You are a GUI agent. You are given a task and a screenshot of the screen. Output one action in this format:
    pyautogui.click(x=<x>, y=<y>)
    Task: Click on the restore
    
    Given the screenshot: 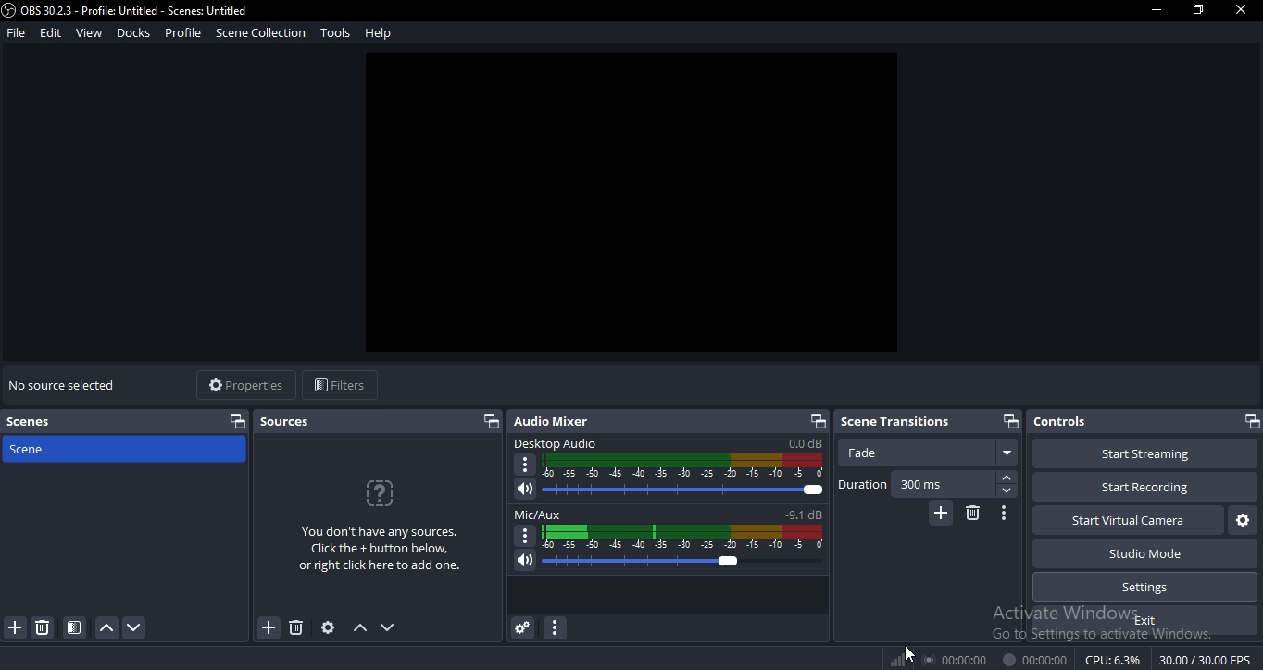 What is the action you would take?
    pyautogui.click(x=1250, y=421)
    